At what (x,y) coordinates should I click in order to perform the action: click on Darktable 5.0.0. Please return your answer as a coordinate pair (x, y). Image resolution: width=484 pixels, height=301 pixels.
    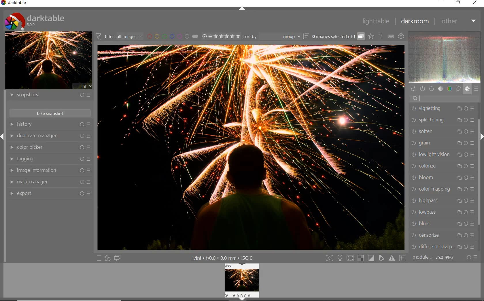
    Looking at the image, I should click on (34, 21).